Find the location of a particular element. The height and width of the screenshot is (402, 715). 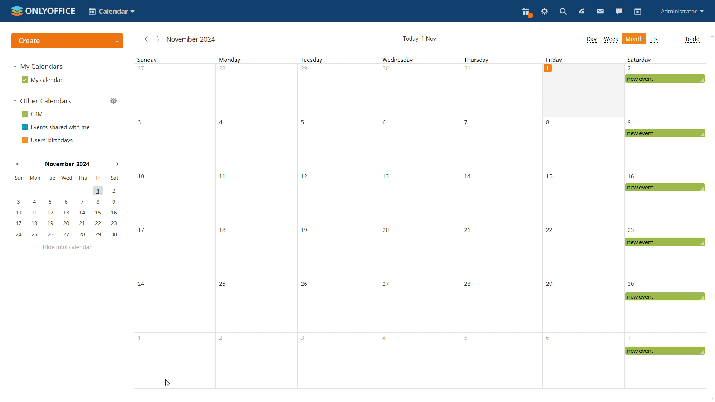

Month on display is located at coordinates (67, 165).